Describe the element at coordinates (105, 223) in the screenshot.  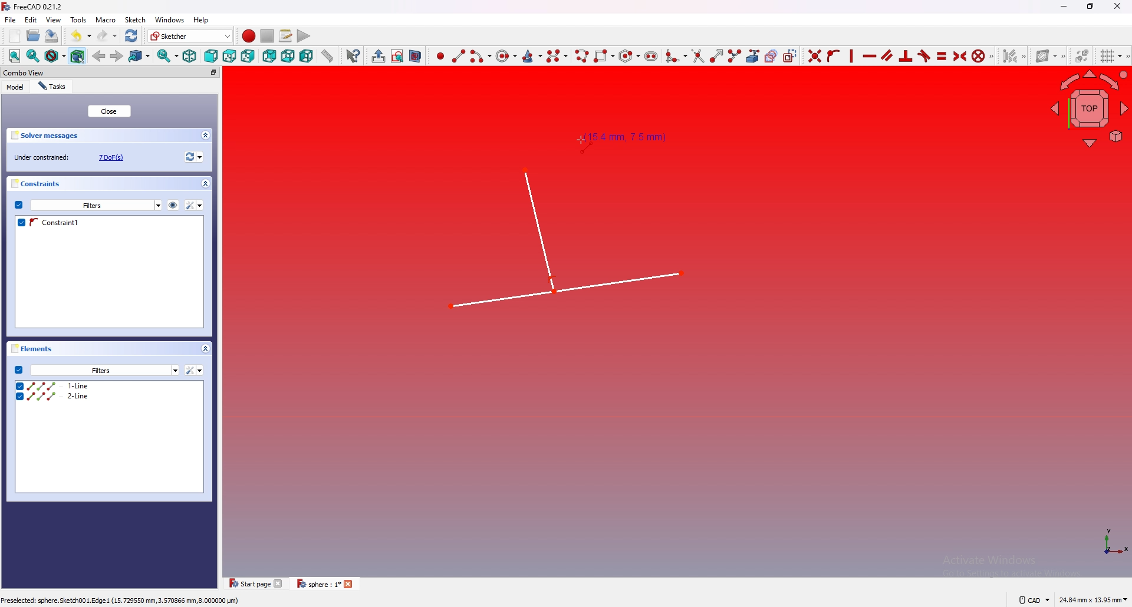
I see `constraint 1` at that location.